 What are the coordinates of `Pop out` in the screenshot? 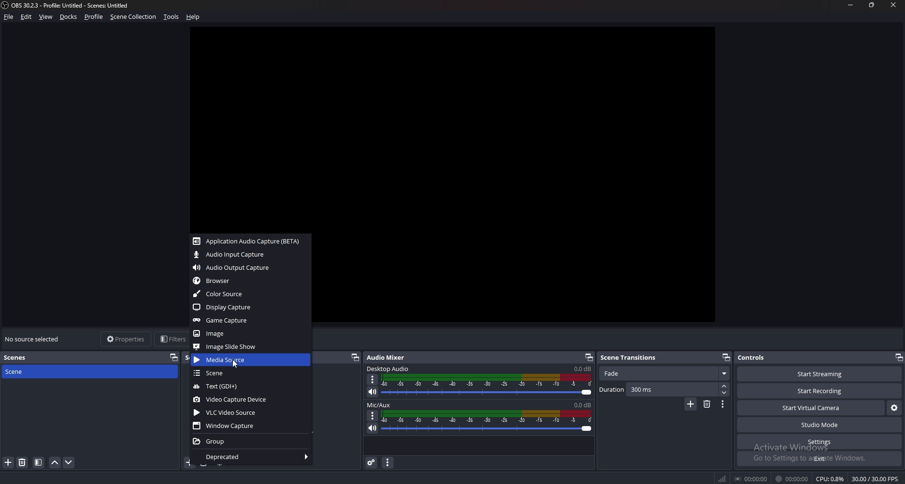 It's located at (726, 358).